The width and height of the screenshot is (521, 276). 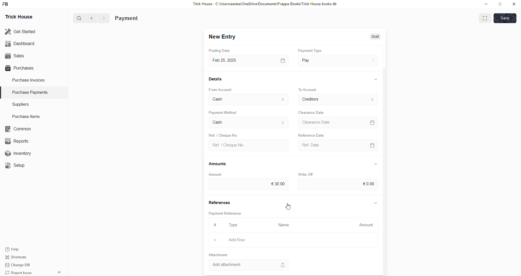 I want to click on Payment Method, so click(x=233, y=112).